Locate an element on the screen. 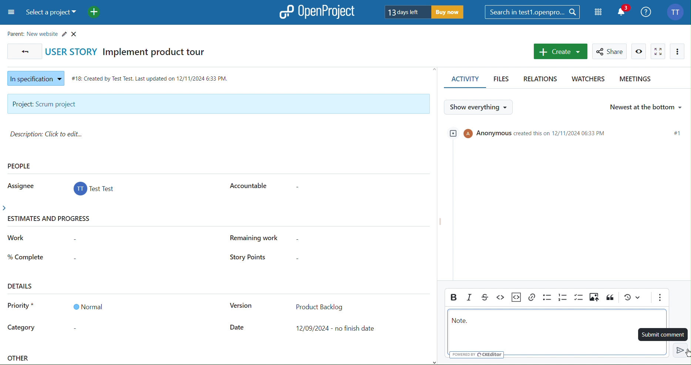 This screenshot has width=691, height=365. submit comment is located at coordinates (663, 333).